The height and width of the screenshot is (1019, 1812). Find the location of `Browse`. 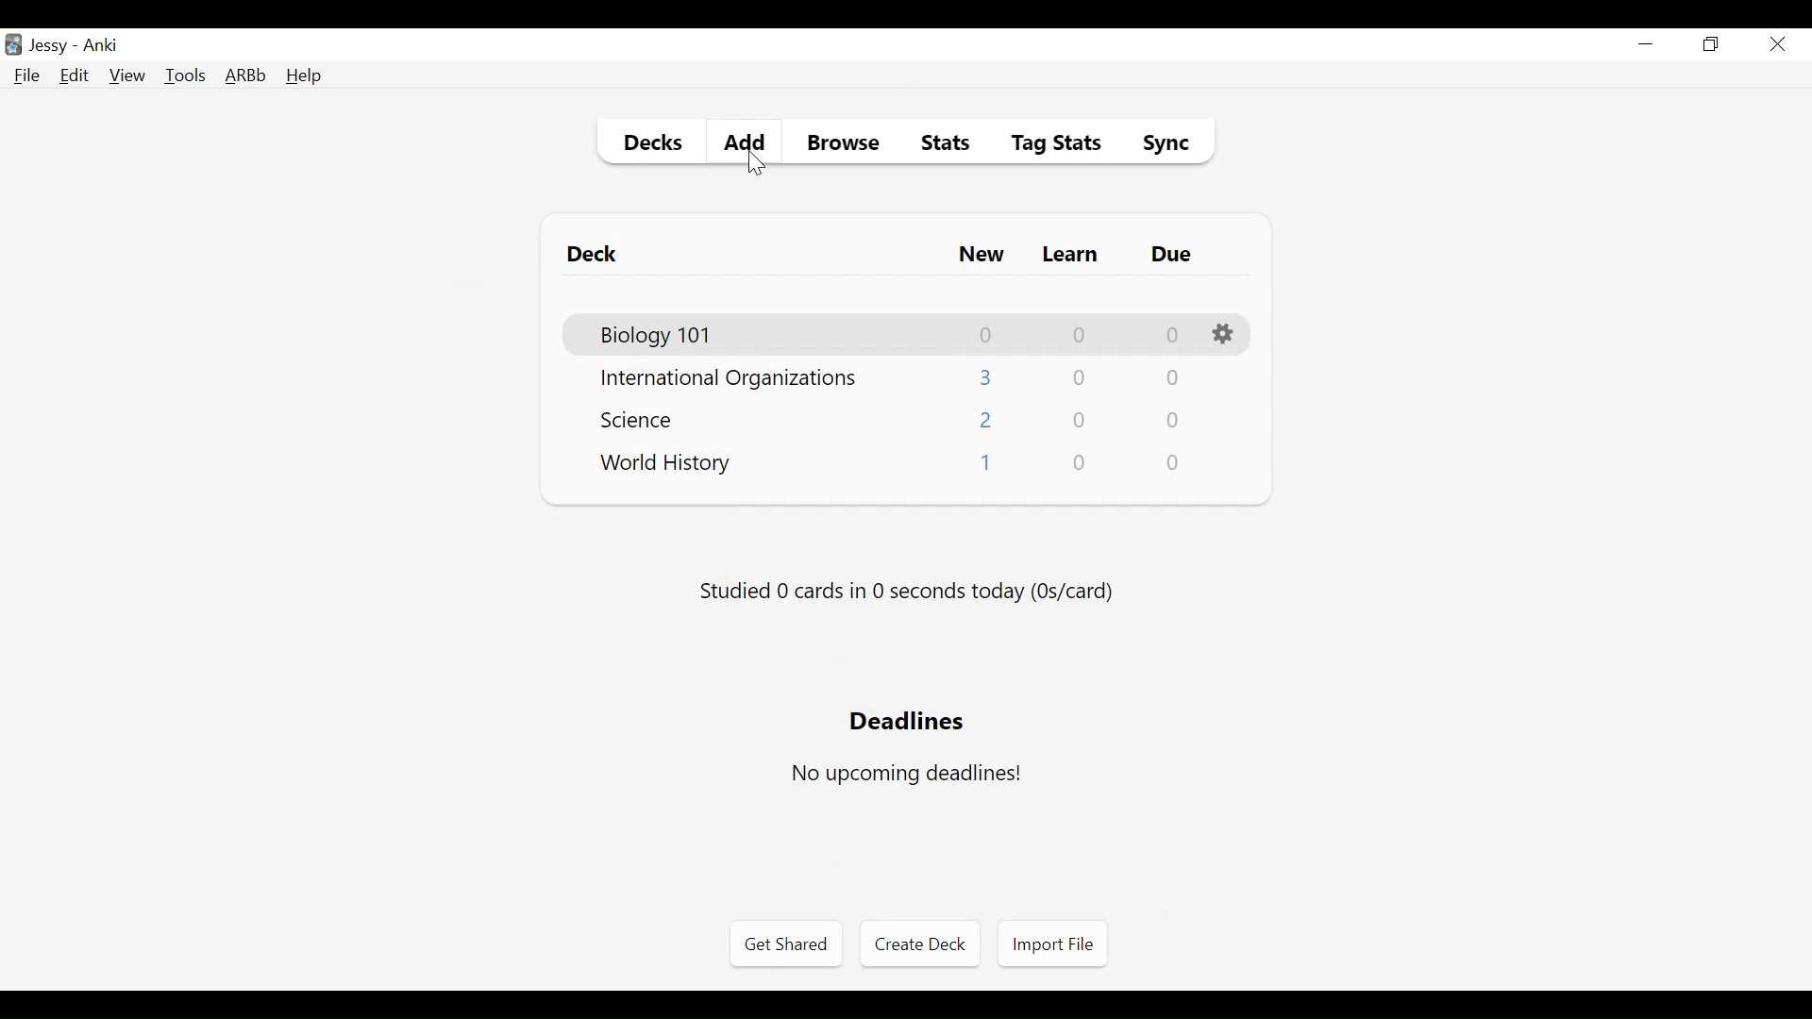

Browse is located at coordinates (847, 145).